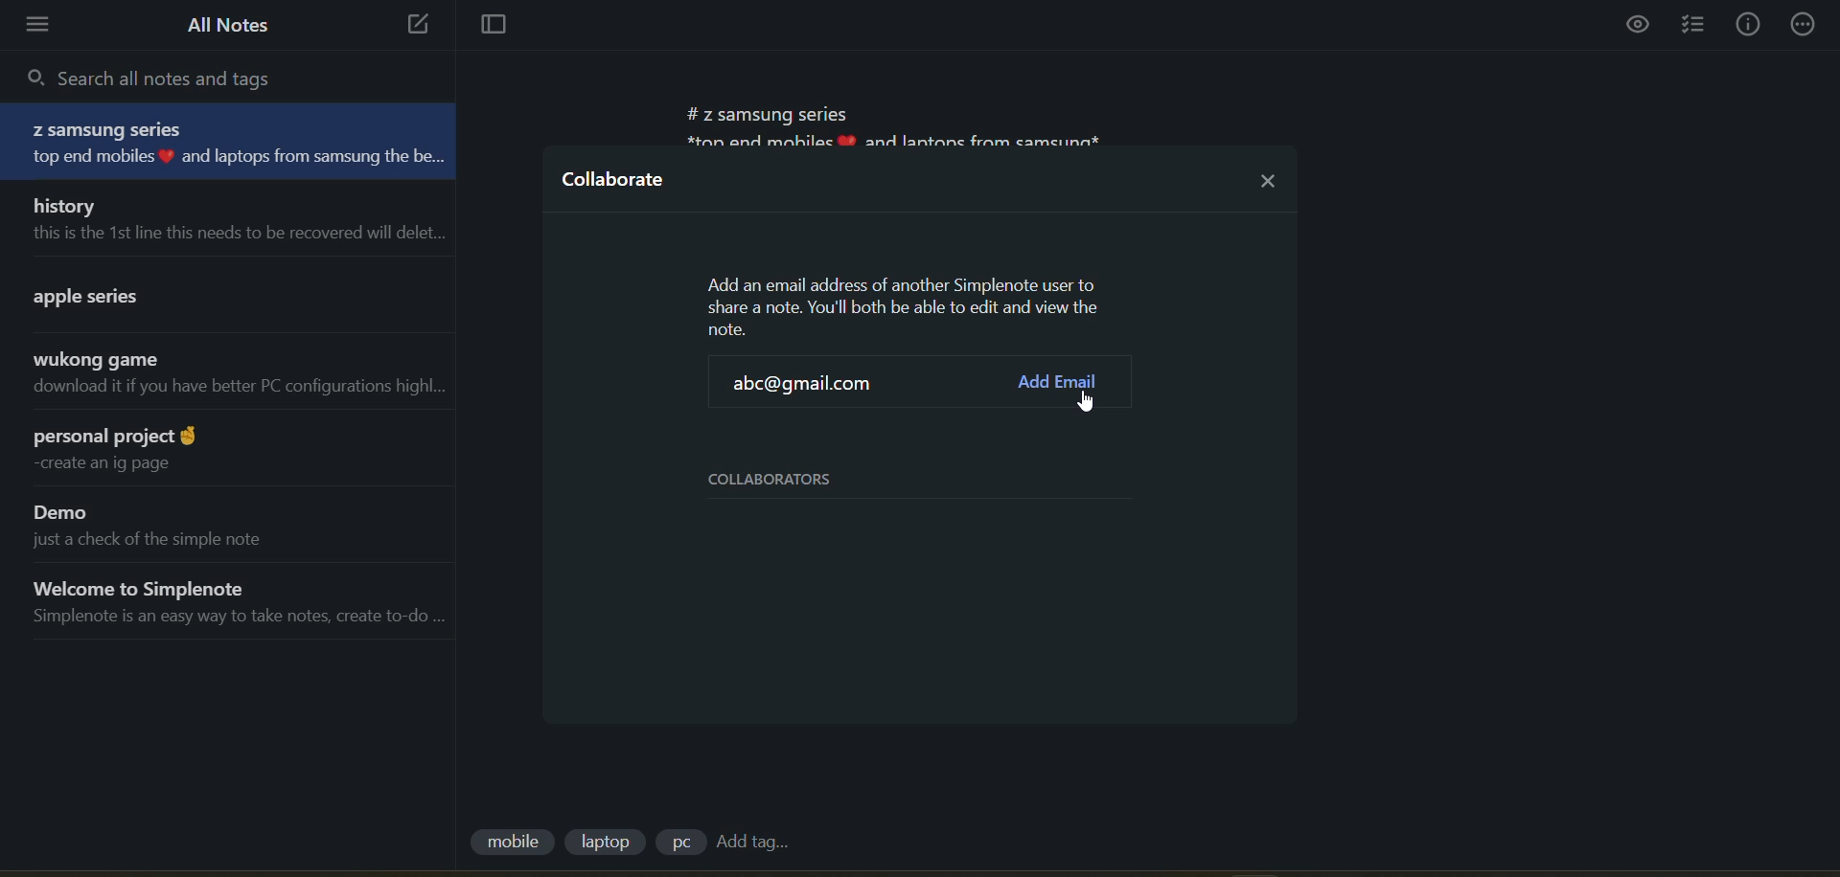 The image size is (1840, 877). What do you see at coordinates (412, 26) in the screenshot?
I see `new note` at bounding box center [412, 26].